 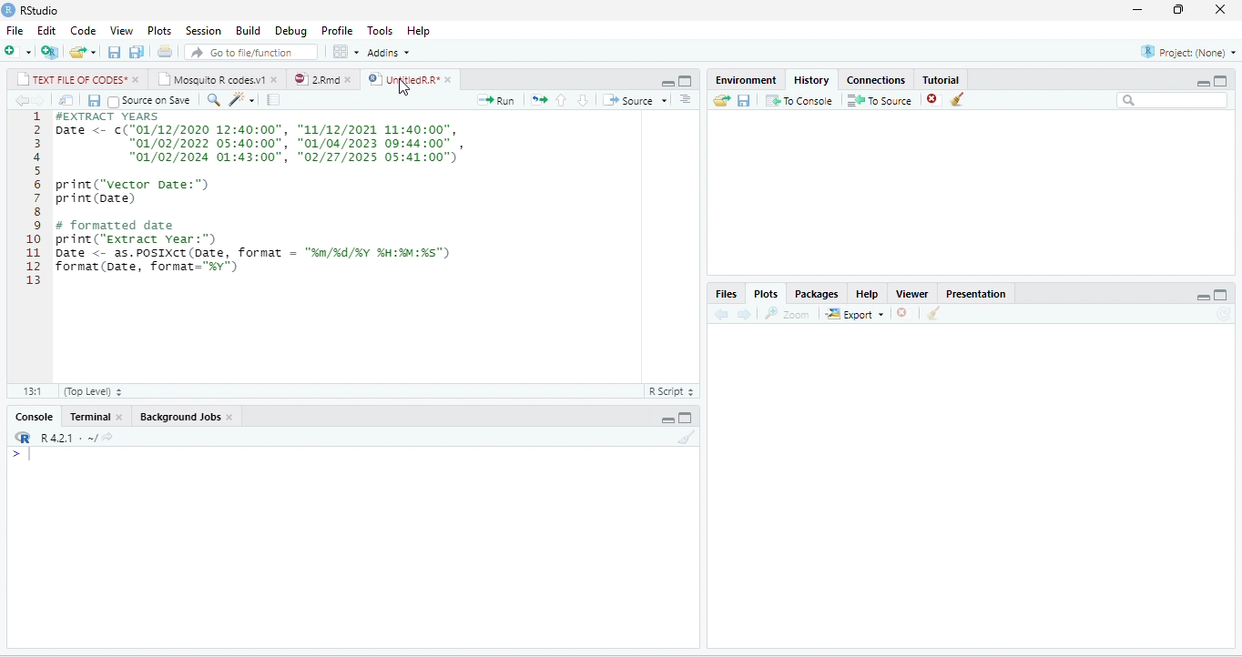 I want to click on #EXTRACT YEARS, so click(x=103, y=116).